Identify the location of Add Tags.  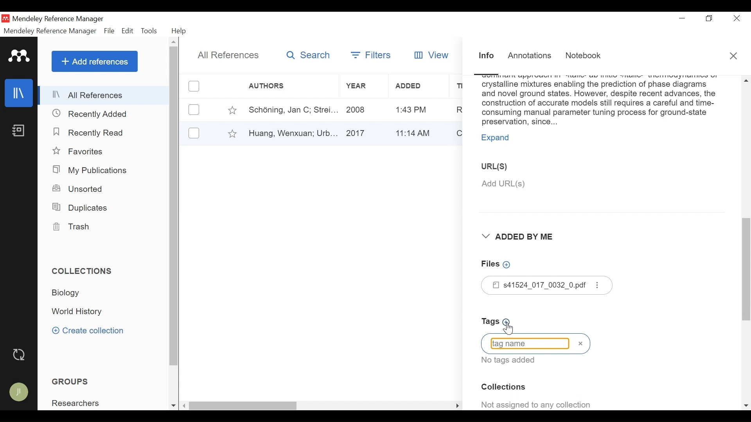
(498, 322).